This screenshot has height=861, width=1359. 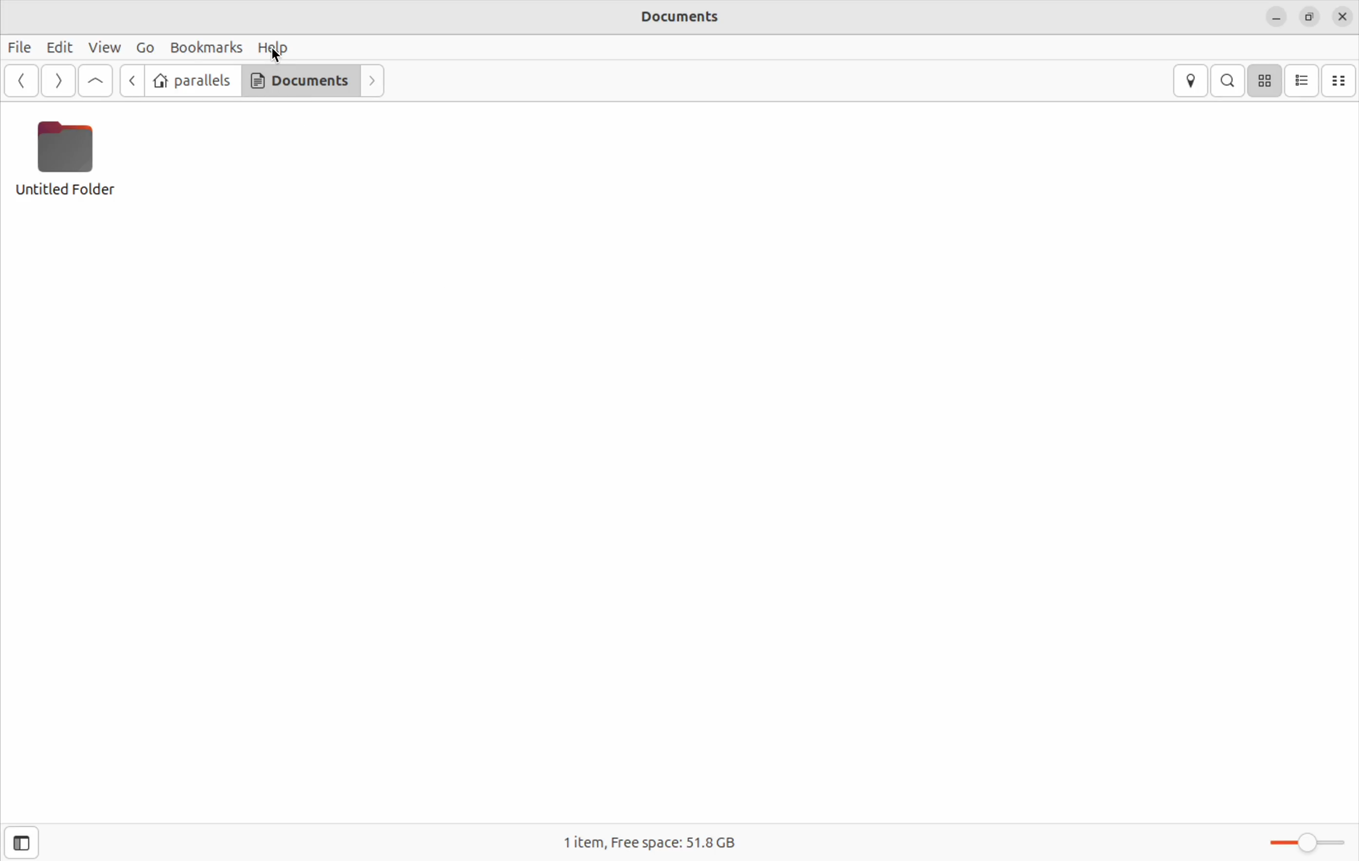 I want to click on resize, so click(x=1311, y=15).